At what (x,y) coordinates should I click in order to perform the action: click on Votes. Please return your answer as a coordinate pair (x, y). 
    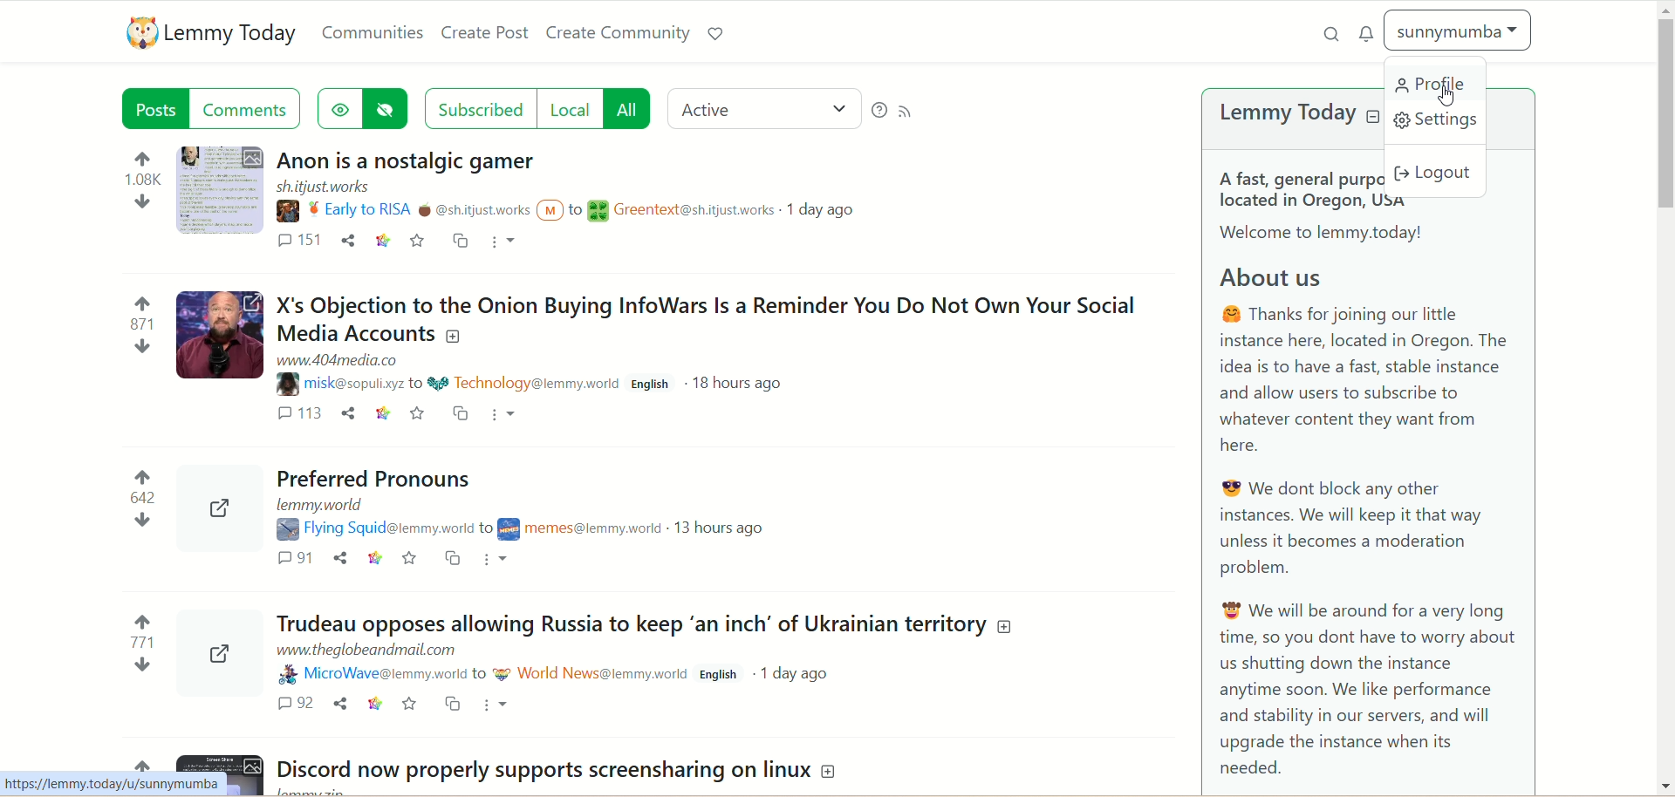
    Looking at the image, I should click on (139, 333).